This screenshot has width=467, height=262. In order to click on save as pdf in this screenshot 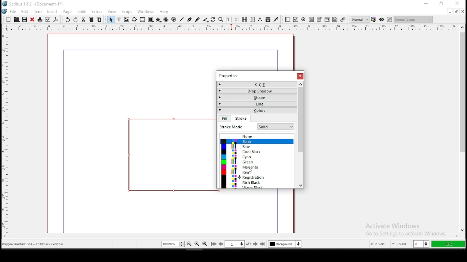, I will do `click(56, 20)`.